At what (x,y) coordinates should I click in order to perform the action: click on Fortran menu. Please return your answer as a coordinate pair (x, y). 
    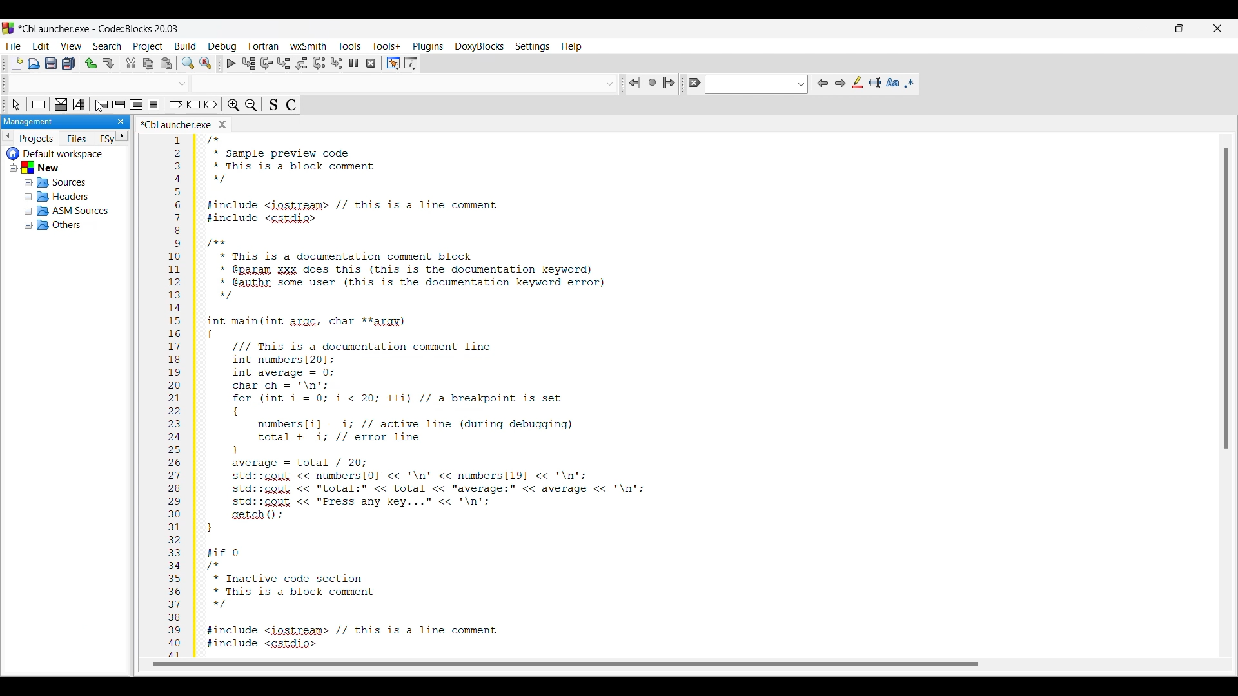
    Looking at the image, I should click on (264, 46).